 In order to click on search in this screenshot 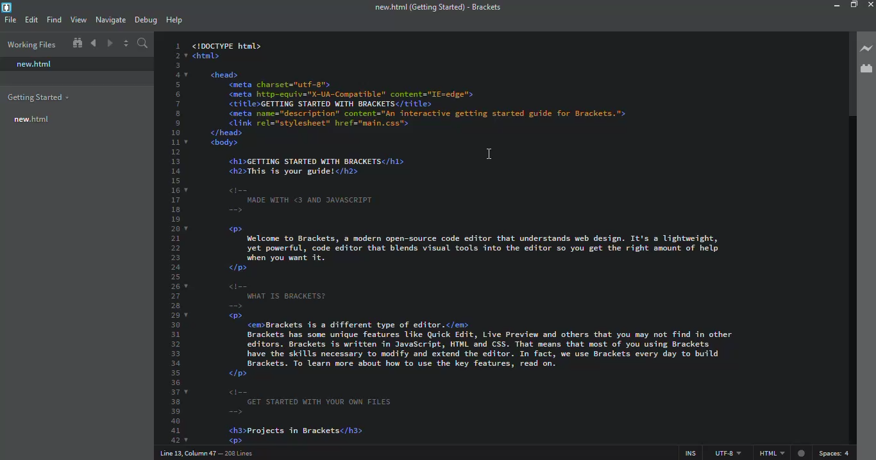, I will do `click(143, 44)`.